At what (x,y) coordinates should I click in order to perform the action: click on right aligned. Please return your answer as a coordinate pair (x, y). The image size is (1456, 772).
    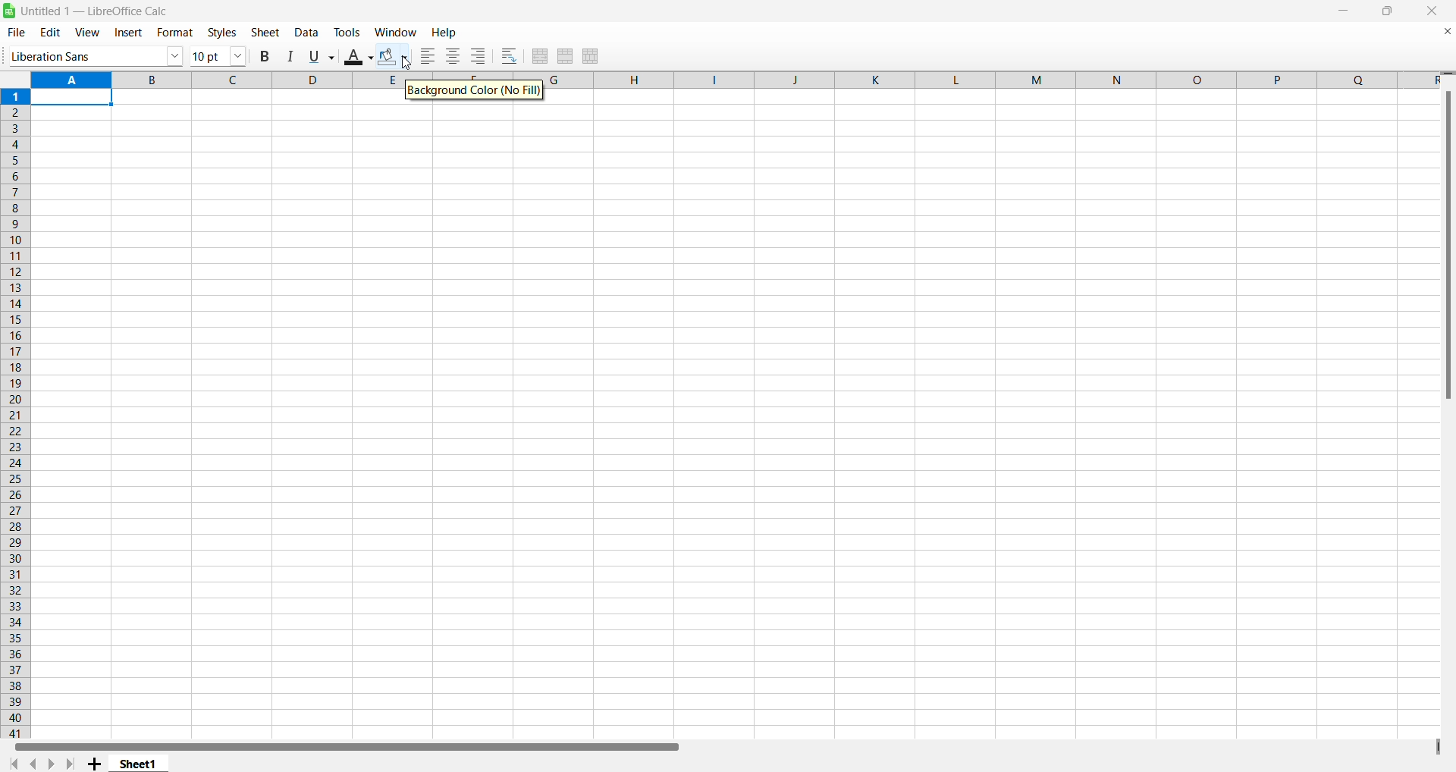
    Looking at the image, I should click on (475, 55).